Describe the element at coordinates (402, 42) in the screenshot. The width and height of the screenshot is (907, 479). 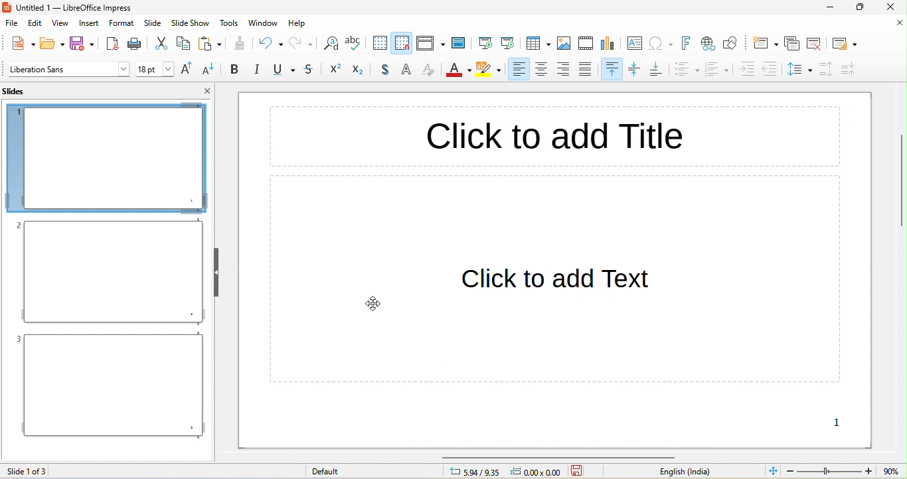
I see `snap to grid` at that location.